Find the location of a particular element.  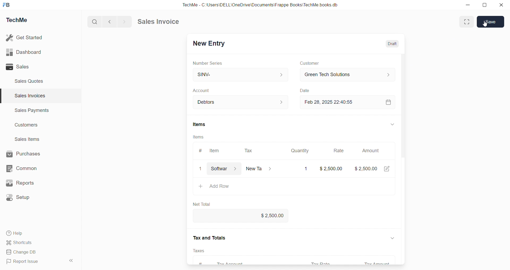

down is located at coordinates (393, 238).